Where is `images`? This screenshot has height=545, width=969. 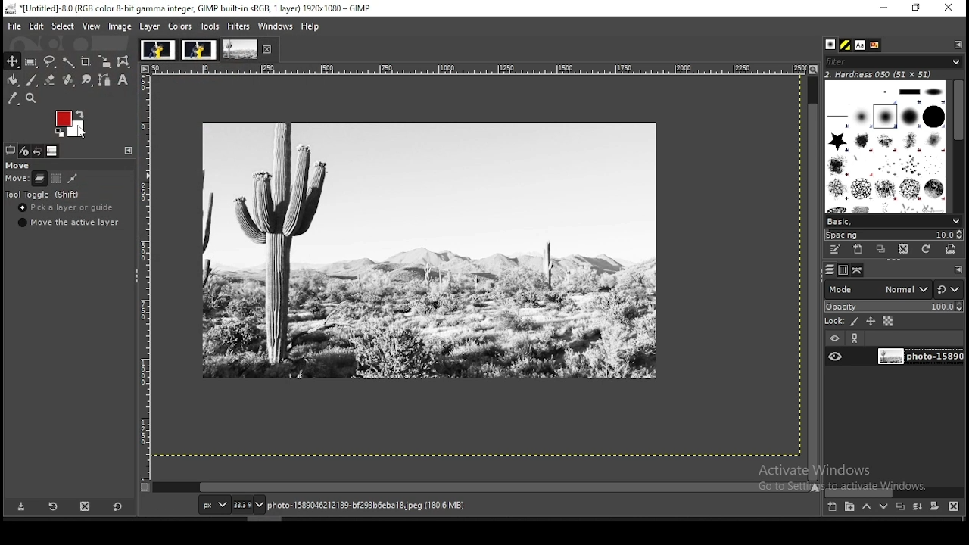 images is located at coordinates (53, 151).